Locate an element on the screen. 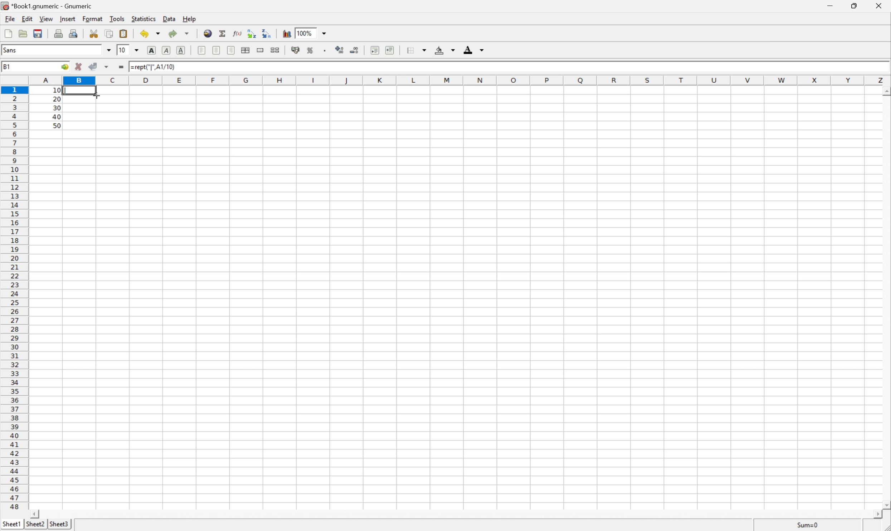  Center horizontally across selection is located at coordinates (246, 51).